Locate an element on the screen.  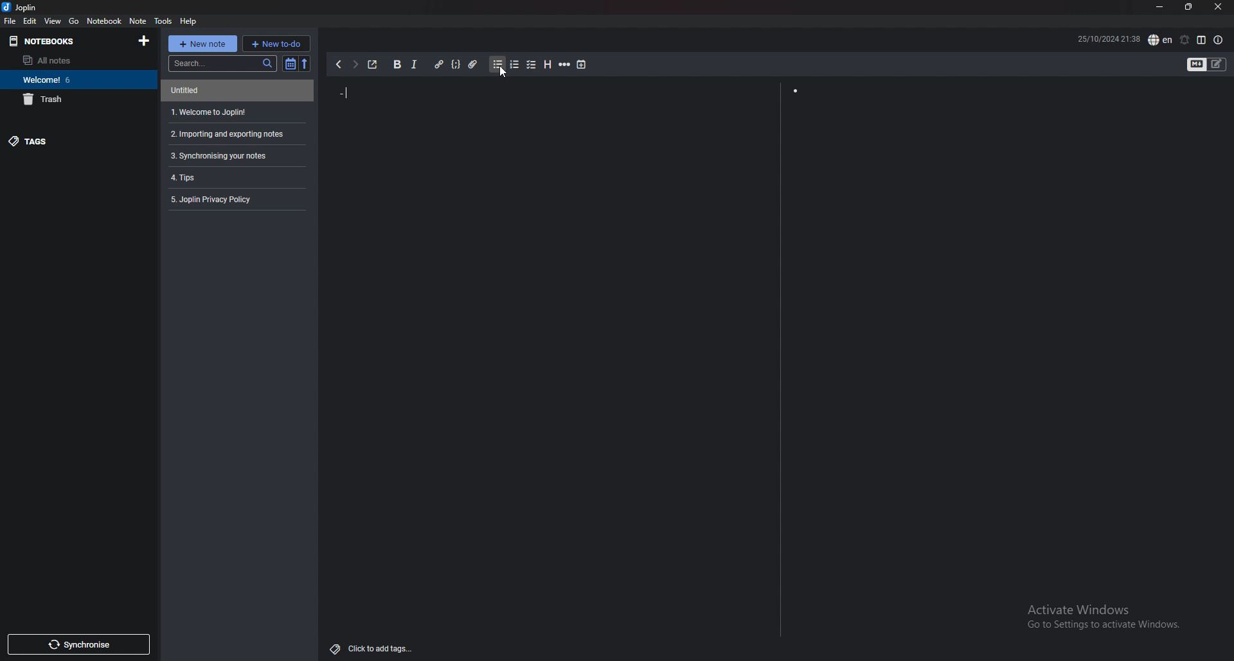
add notebook is located at coordinates (143, 40).